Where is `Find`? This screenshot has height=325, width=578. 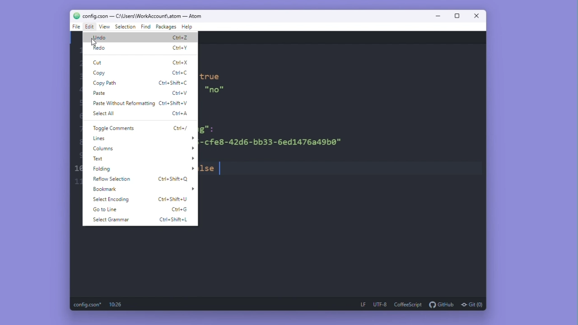 Find is located at coordinates (145, 27).